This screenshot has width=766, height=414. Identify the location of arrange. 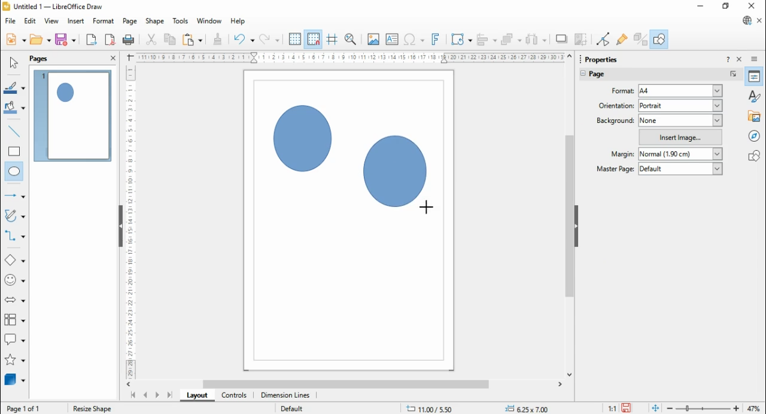
(512, 39).